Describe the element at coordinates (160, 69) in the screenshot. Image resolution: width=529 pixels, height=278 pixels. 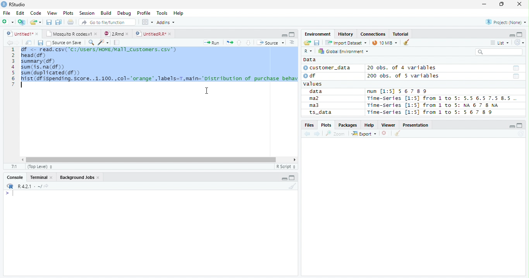
I see `SN <- read. csv( 'C1/USers/NINEMEl1_Custonrs. csv’)

head (df)

summary (df)

sum (is. na(df))

sum (duplicated (df)

hist (df sspending. Score. .1.100.,col="orange",Tabels=T,main="Distribution of purchase behav
|` at that location.